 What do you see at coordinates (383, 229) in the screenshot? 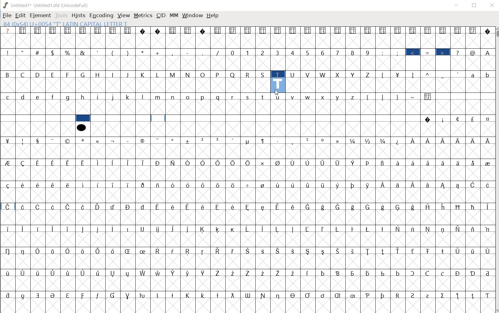
I see `Symbol` at bounding box center [383, 229].